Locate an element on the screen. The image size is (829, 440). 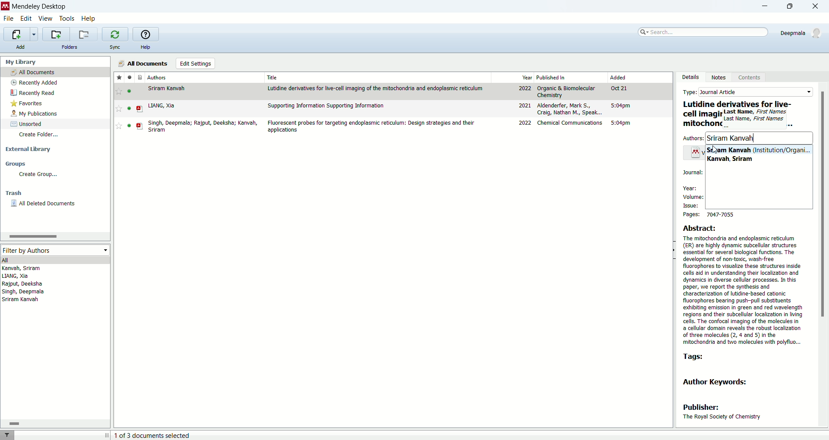
details is located at coordinates (688, 79).